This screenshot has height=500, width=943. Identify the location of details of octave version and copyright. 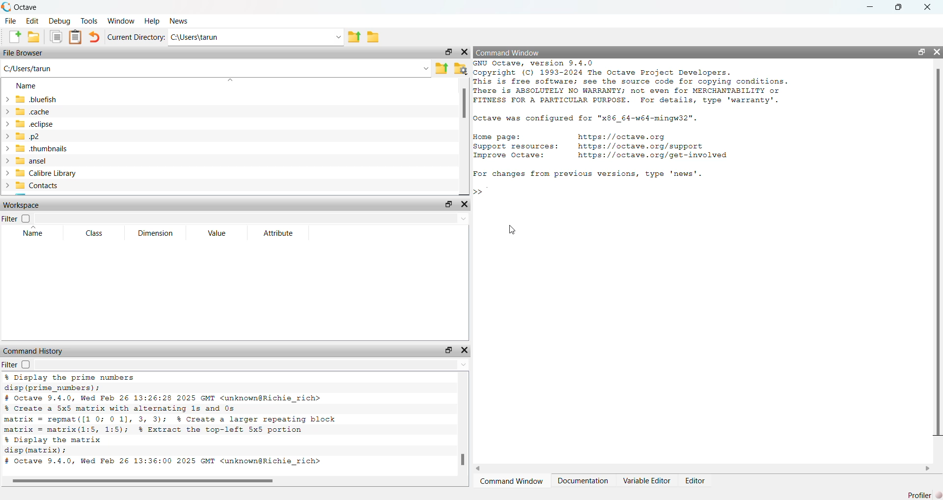
(650, 83).